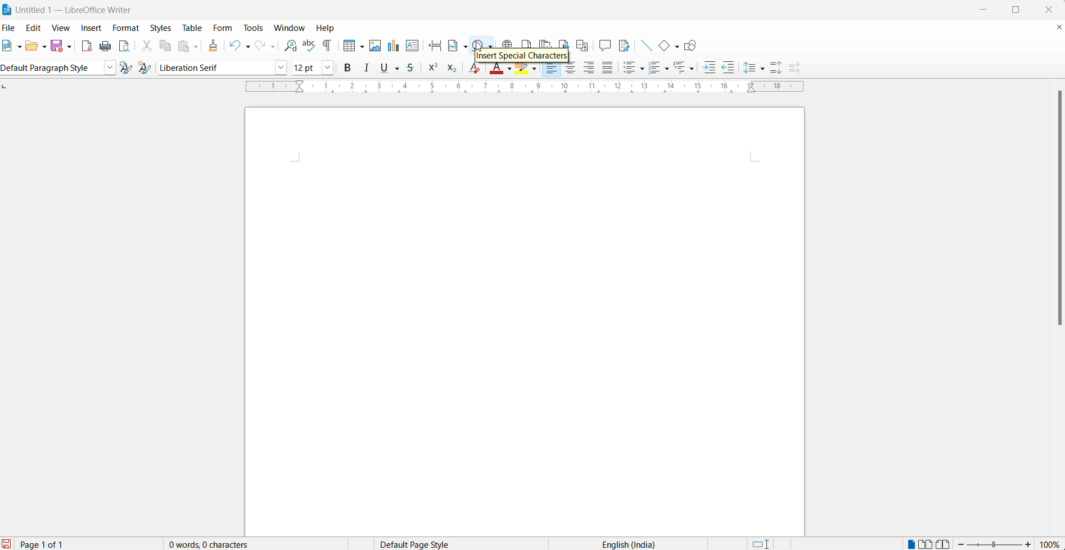 The image size is (1065, 550). What do you see at coordinates (571, 70) in the screenshot?
I see `text align center` at bounding box center [571, 70].